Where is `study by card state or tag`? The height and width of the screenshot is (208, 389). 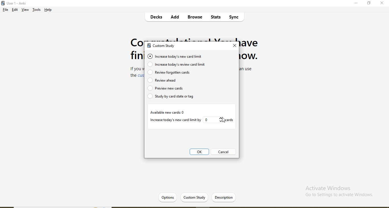 study by card state or tag is located at coordinates (175, 97).